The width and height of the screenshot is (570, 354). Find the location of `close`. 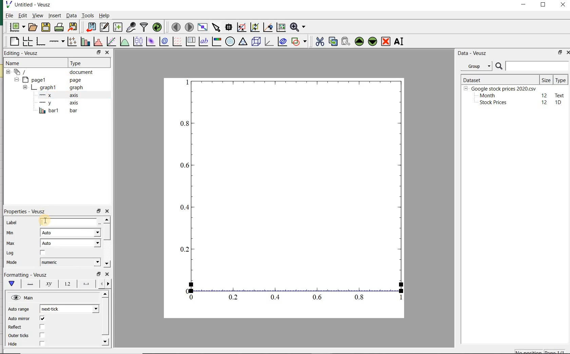

close is located at coordinates (108, 211).